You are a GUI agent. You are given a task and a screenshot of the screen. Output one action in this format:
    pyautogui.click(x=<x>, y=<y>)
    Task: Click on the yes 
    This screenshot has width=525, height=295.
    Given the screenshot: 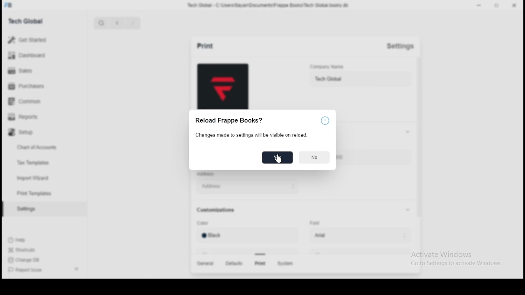 What is the action you would take?
    pyautogui.click(x=277, y=158)
    